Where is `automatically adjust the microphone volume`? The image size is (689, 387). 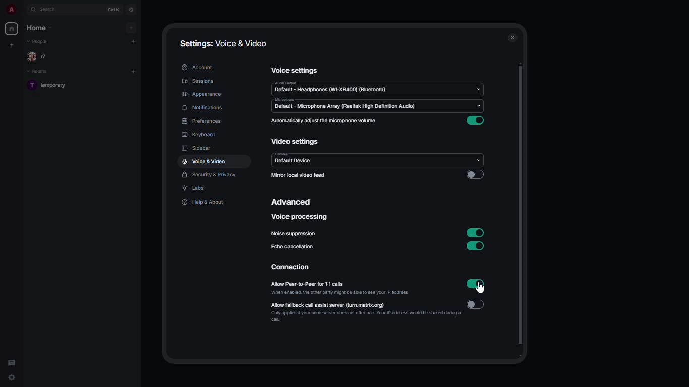 automatically adjust the microphone volume is located at coordinates (323, 121).